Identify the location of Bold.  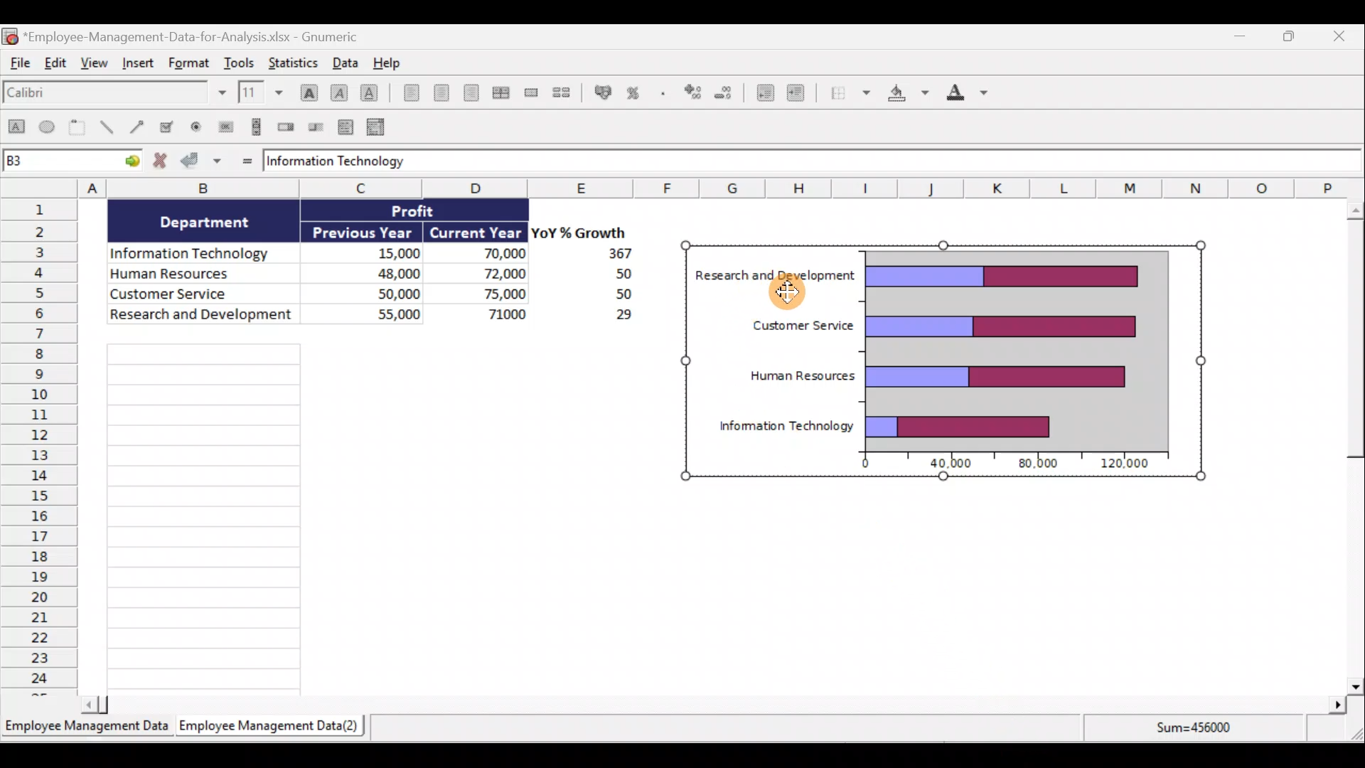
(307, 92).